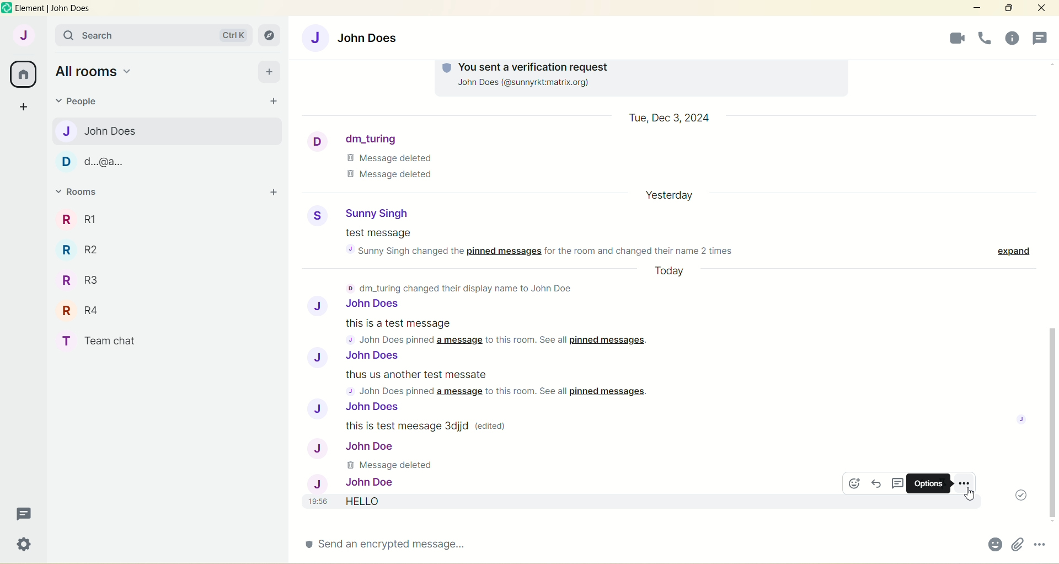  Describe the element at coordinates (109, 339) in the screenshot. I see `T Team chat` at that location.